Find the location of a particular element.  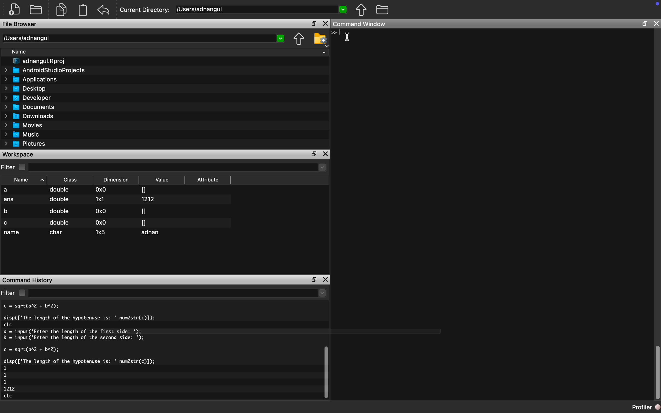

Command Window is located at coordinates (361, 25).